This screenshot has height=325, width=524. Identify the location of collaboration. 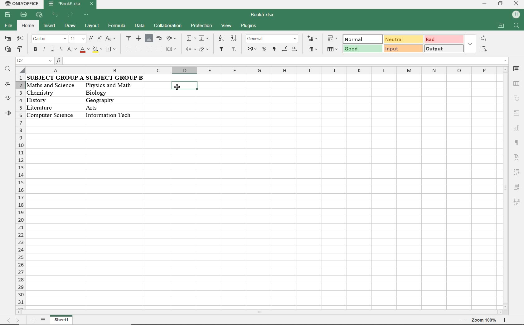
(167, 26).